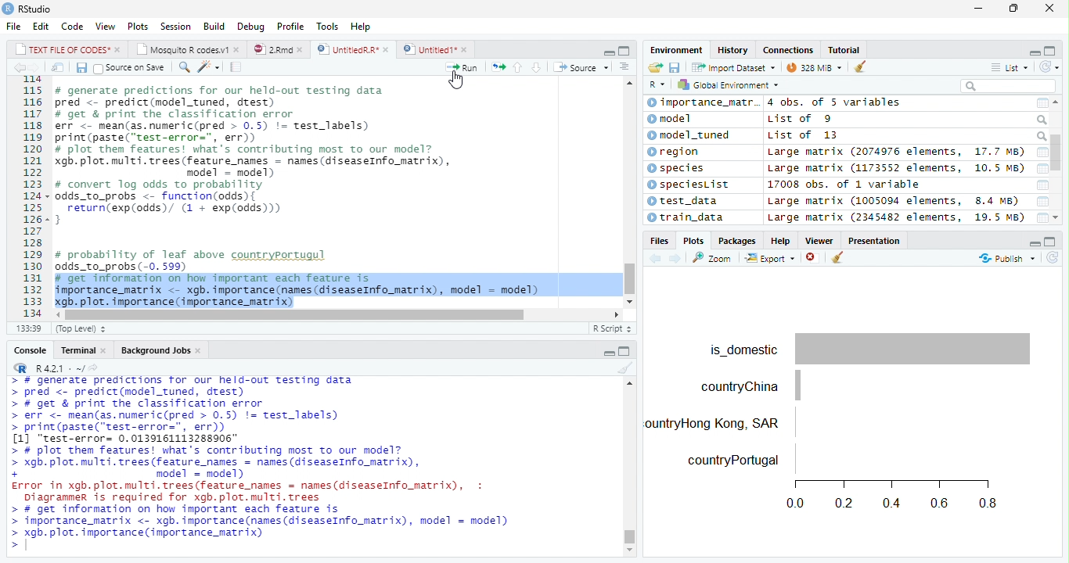 The width and height of the screenshot is (1069, 563). I want to click on Packages, so click(737, 241).